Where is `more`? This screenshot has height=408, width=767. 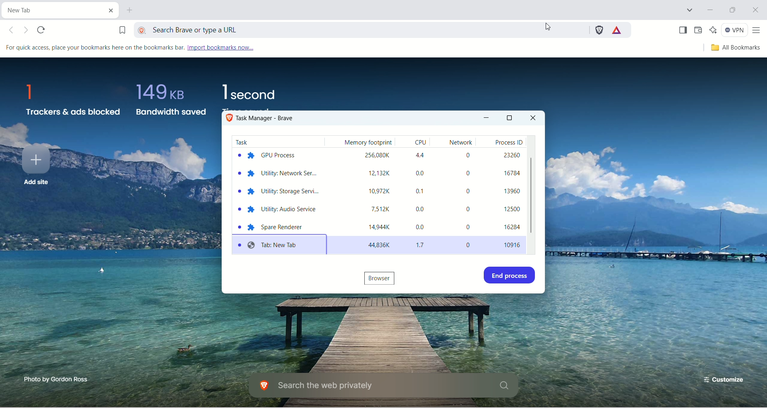
more is located at coordinates (757, 31).